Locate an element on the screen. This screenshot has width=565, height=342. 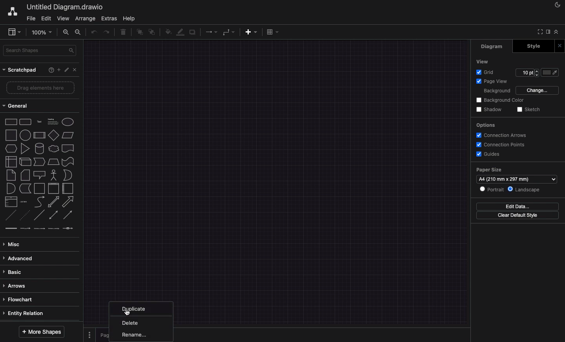
document is located at coordinates (68, 148).